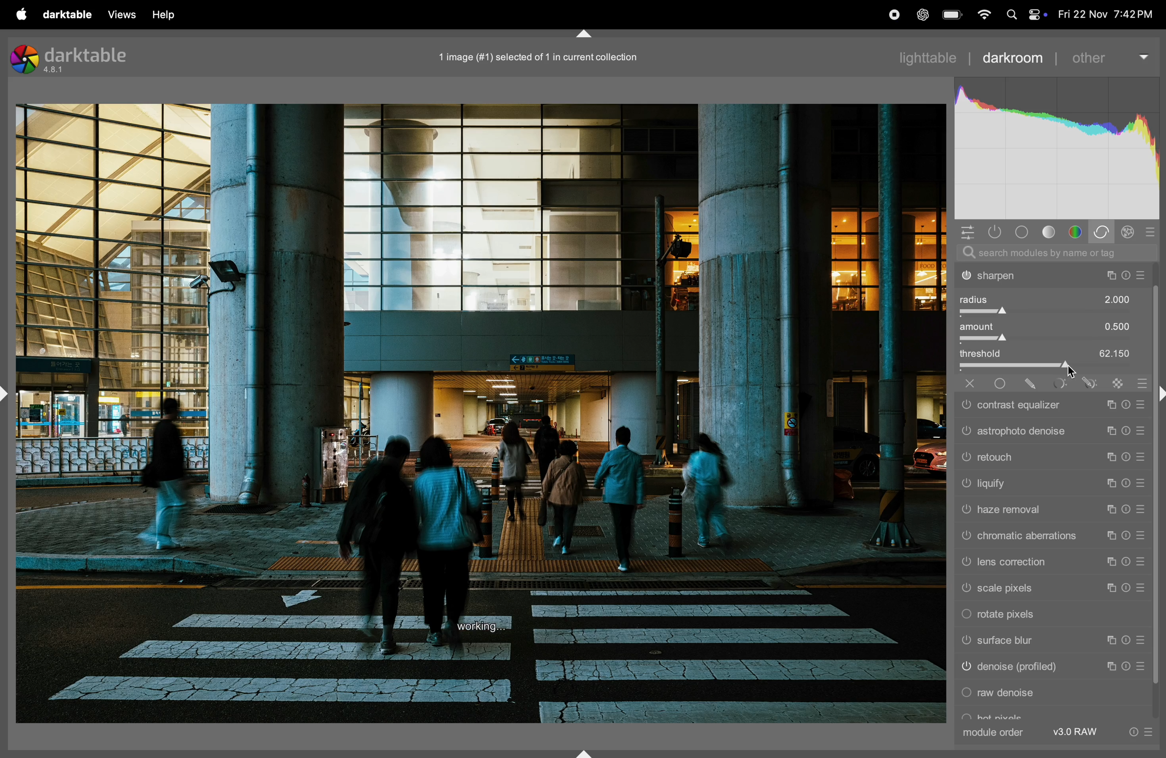 This screenshot has height=758, width=1166. What do you see at coordinates (1054, 332) in the screenshot?
I see `amount` at bounding box center [1054, 332].